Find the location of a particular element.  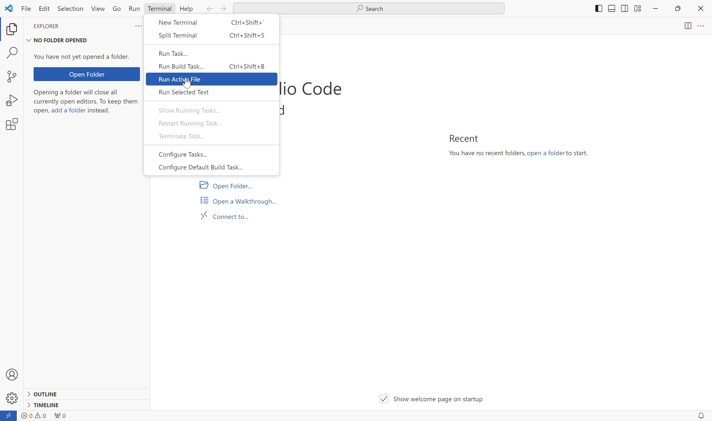

Opening a folder will close all currently open editors. To keep them open, add a folder instead is located at coordinates (87, 104).